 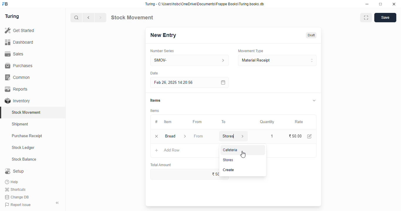 I want to click on cafeteria, so click(x=231, y=150).